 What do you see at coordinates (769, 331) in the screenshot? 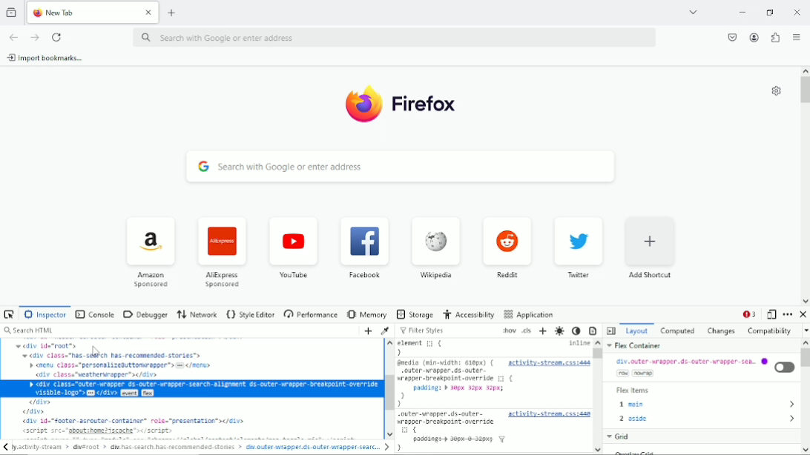
I see `Compatibility` at bounding box center [769, 331].